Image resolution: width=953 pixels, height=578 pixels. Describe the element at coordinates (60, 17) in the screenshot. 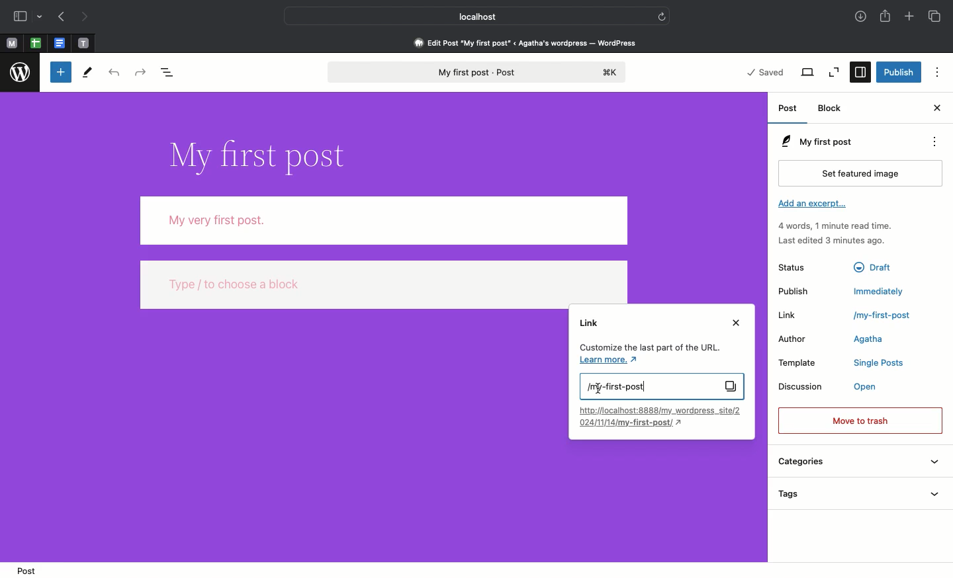

I see `Previous page` at that location.